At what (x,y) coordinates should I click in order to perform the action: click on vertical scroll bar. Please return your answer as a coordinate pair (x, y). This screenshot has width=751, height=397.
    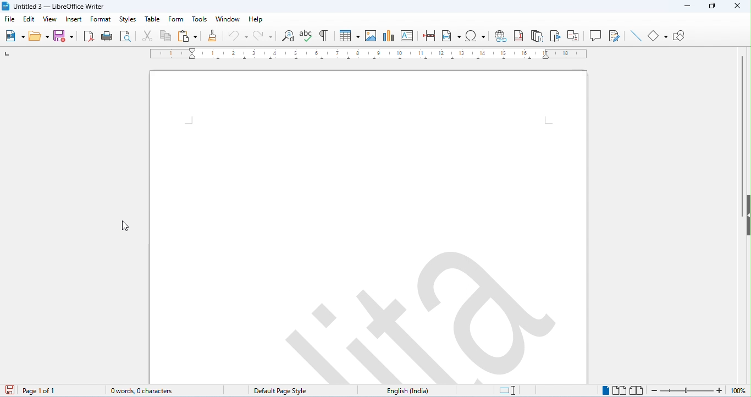
    Looking at the image, I should click on (742, 136).